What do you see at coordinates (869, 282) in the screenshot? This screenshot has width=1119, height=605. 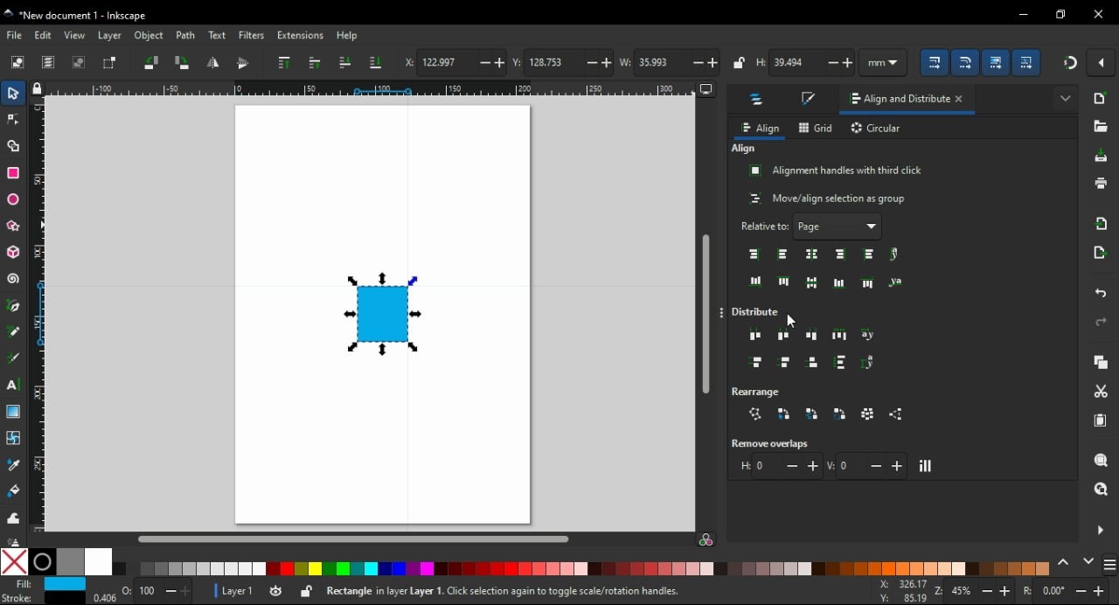 I see `align top edge of objects to bottom edge of anchor` at bounding box center [869, 282].